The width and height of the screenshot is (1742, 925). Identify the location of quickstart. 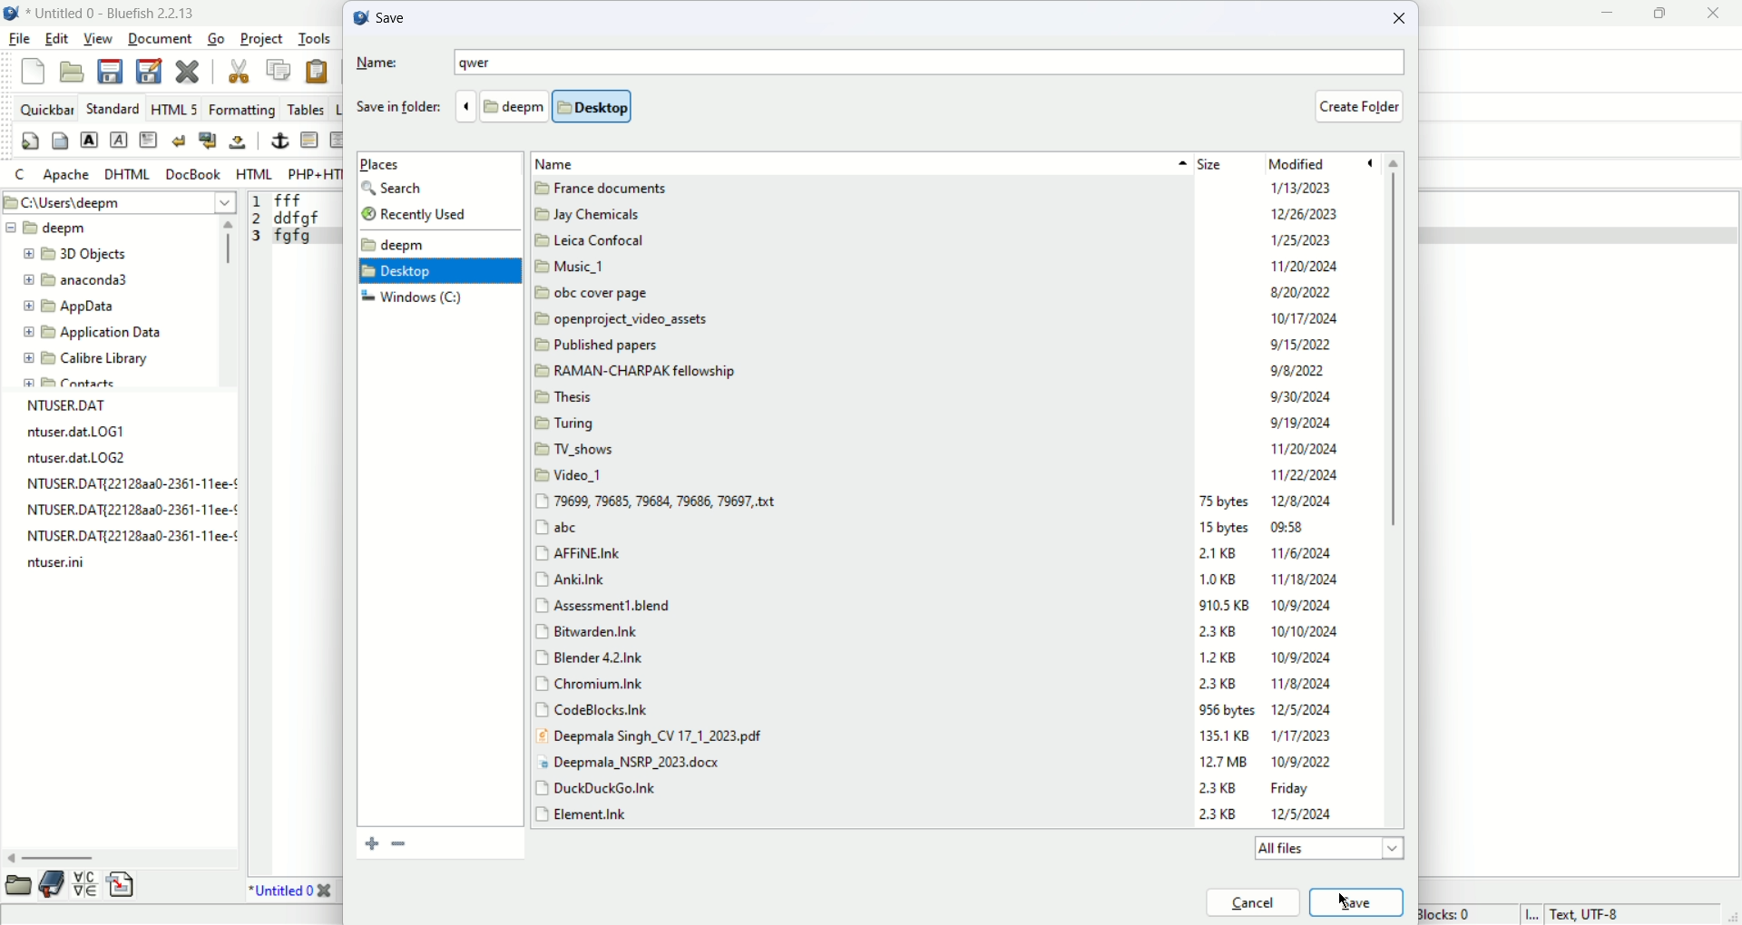
(32, 141).